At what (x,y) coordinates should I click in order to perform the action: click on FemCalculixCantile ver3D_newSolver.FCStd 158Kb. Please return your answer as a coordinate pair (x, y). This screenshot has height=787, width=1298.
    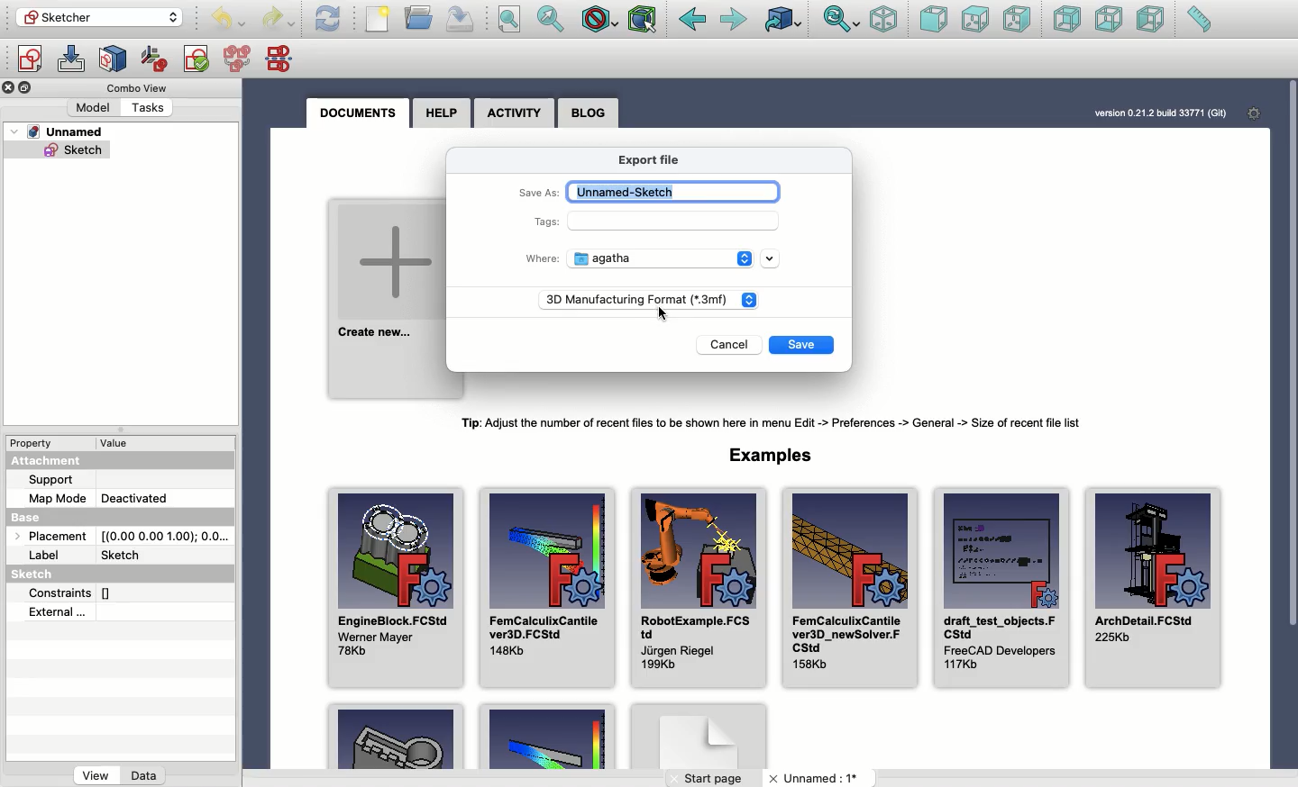
    Looking at the image, I should click on (849, 586).